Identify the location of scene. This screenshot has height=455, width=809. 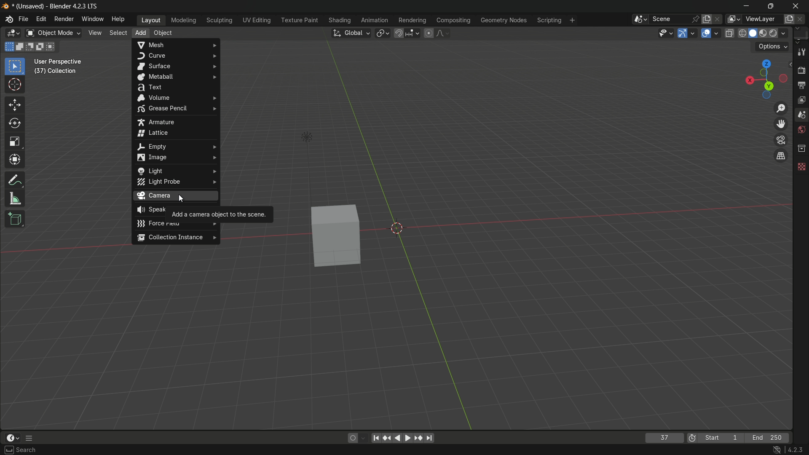
(801, 115).